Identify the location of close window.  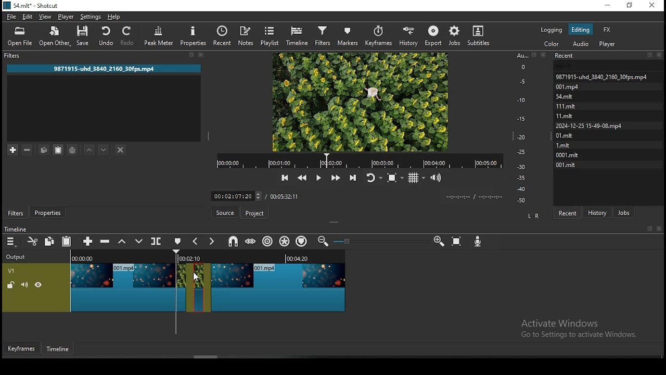
(651, 6).